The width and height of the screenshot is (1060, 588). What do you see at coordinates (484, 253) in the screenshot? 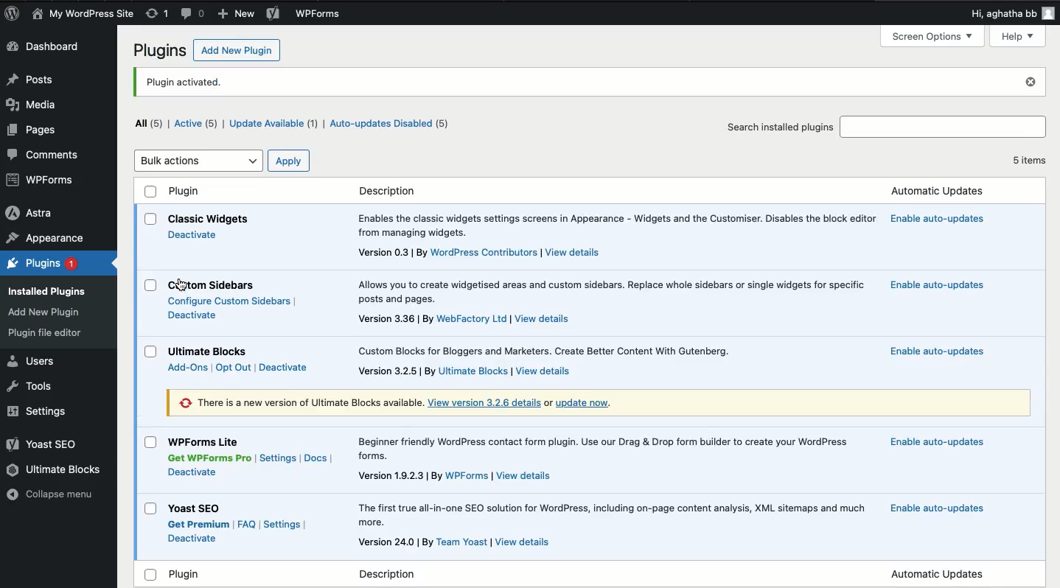
I see `wordpress` at bounding box center [484, 253].